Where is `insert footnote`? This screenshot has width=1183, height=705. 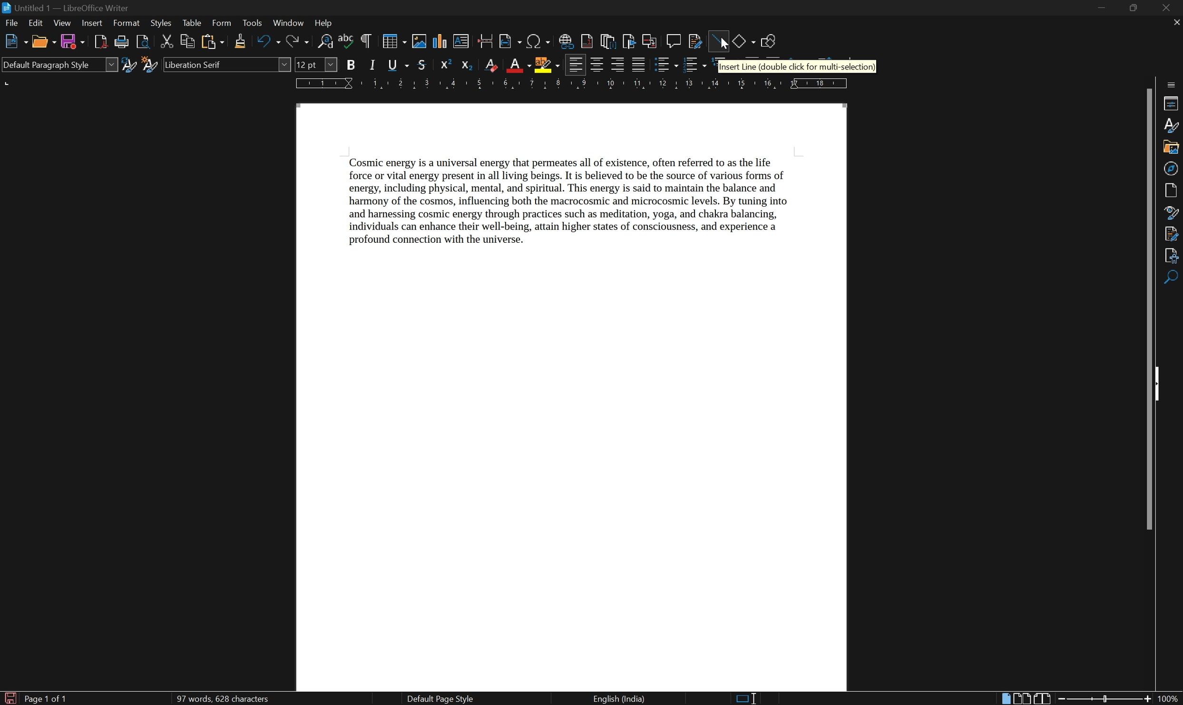
insert footnote is located at coordinates (587, 42).